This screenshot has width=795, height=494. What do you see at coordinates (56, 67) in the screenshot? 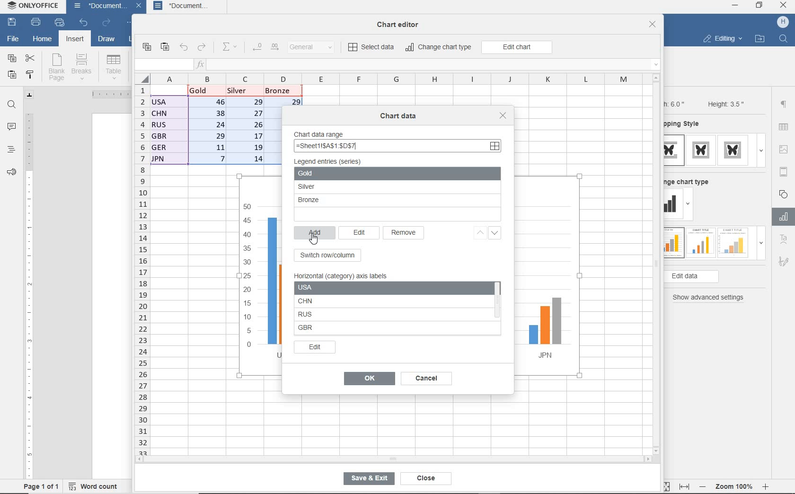
I see `blank page` at bounding box center [56, 67].